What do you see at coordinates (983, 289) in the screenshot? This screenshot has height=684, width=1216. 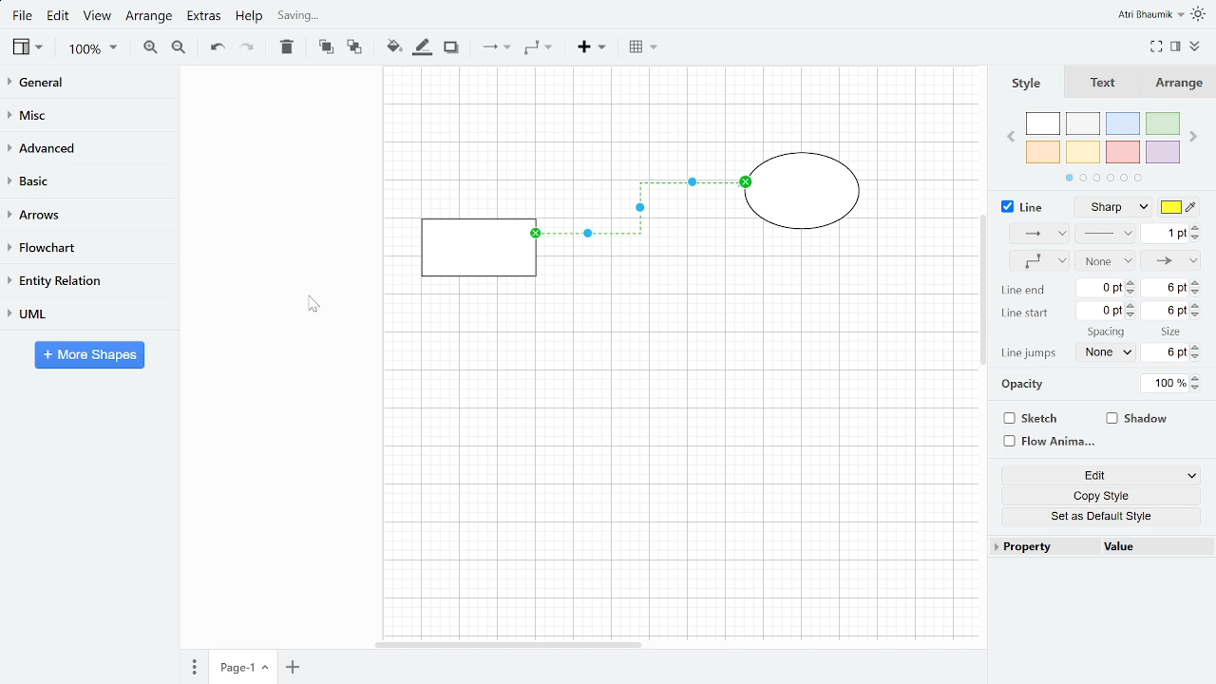 I see `Vertical scrollbar` at bounding box center [983, 289].